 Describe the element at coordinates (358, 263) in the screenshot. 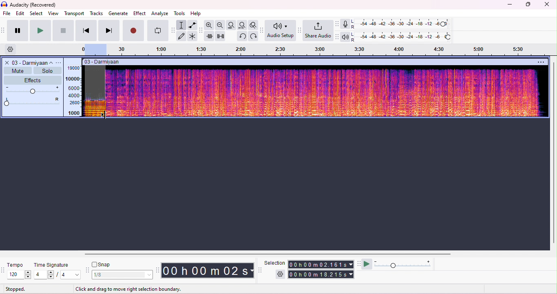

I see `play at speed tool bar` at that location.